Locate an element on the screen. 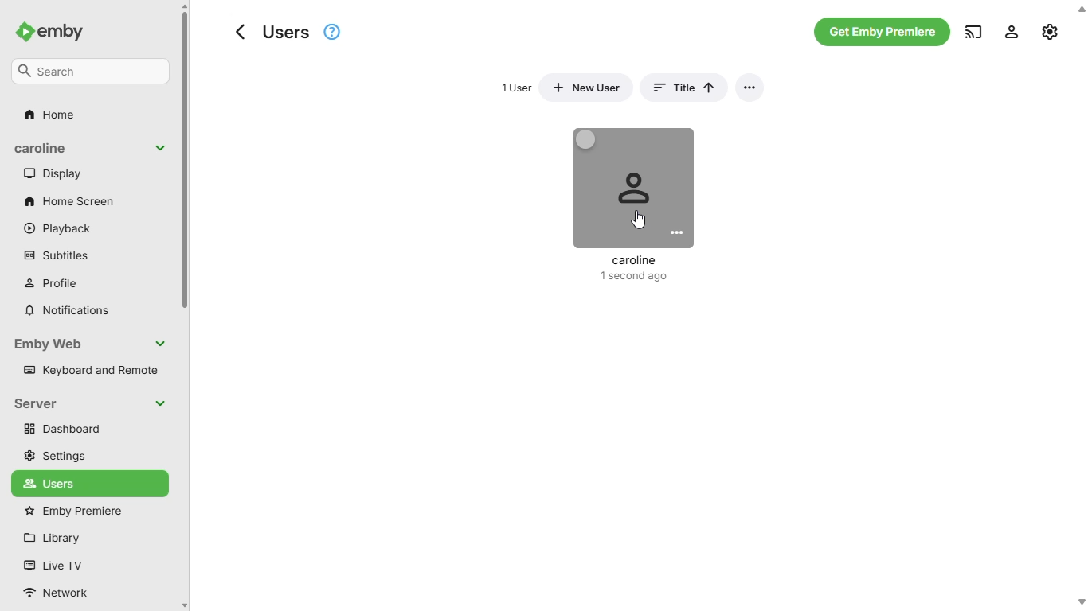 The height and width of the screenshot is (611, 1088). users is located at coordinates (65, 483).